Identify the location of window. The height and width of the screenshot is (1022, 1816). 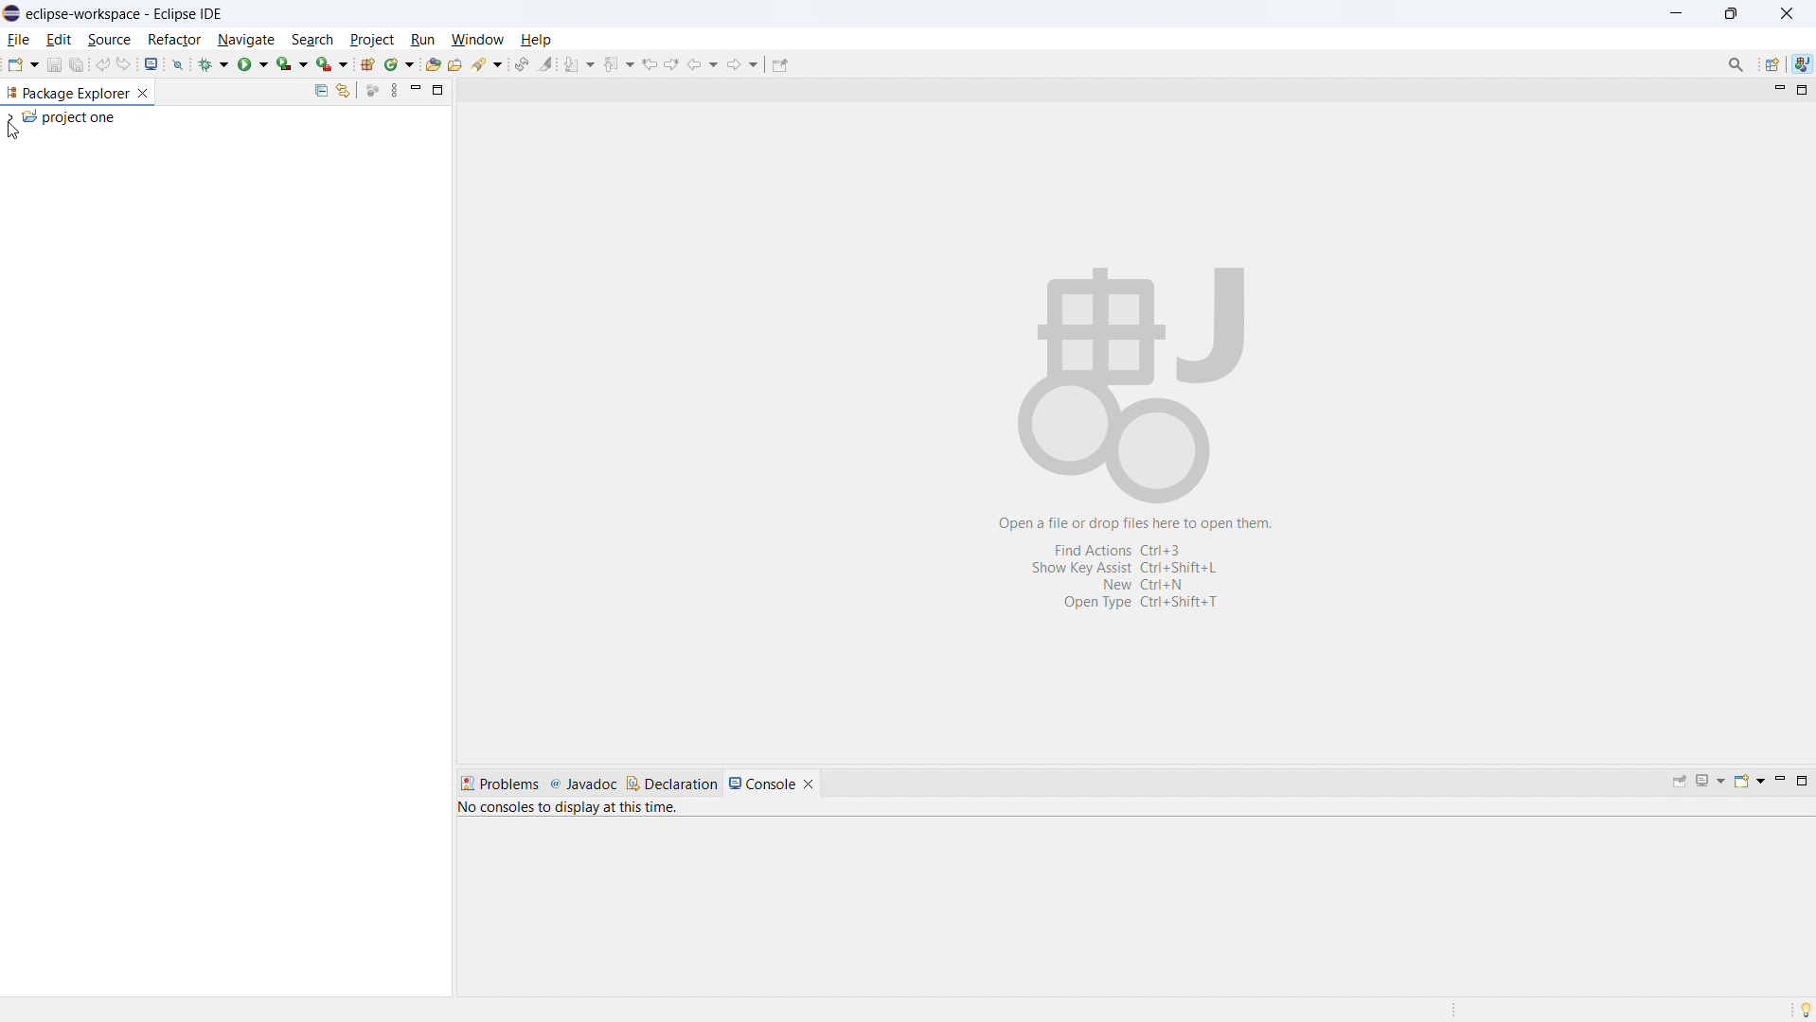
(474, 39).